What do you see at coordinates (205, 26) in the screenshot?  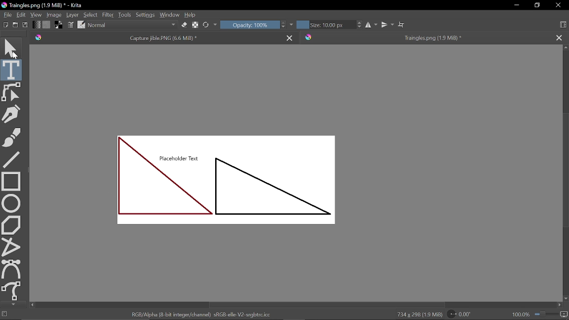 I see `Reload original preset` at bounding box center [205, 26].